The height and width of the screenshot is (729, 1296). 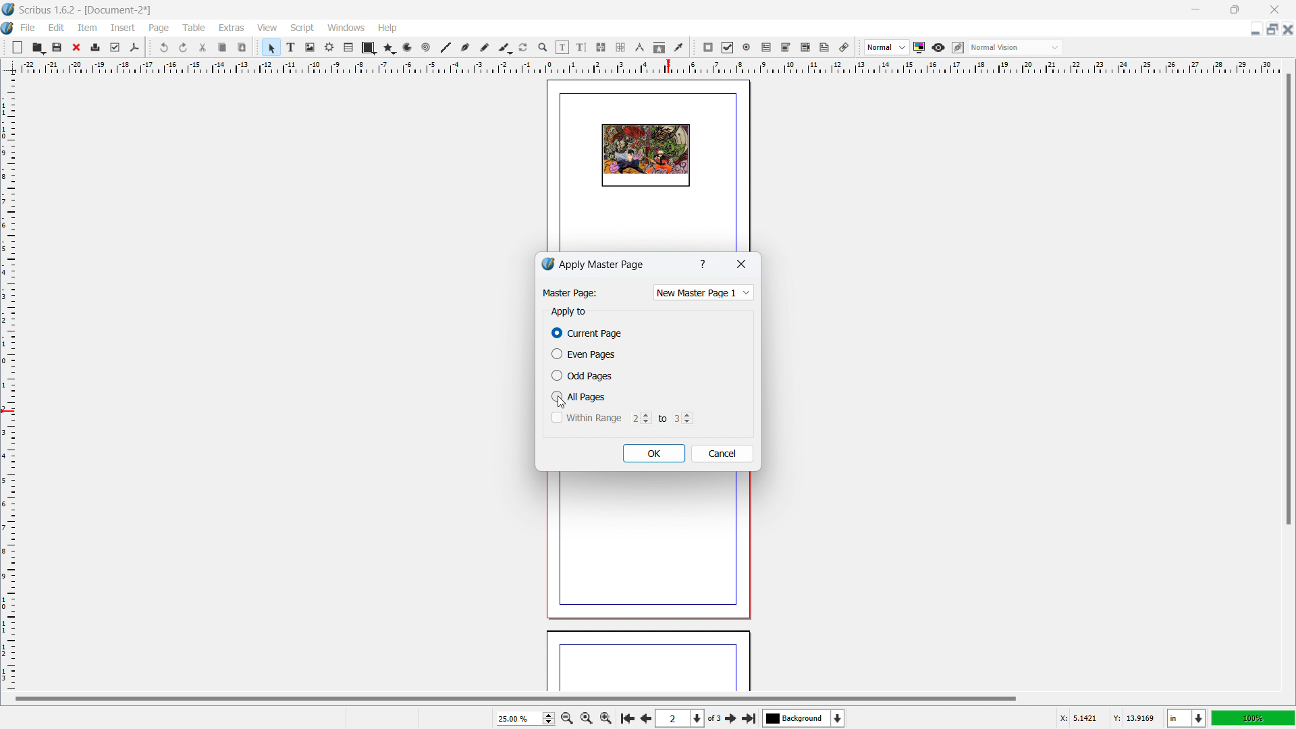 I want to click on pdf checkbox, so click(x=727, y=47).